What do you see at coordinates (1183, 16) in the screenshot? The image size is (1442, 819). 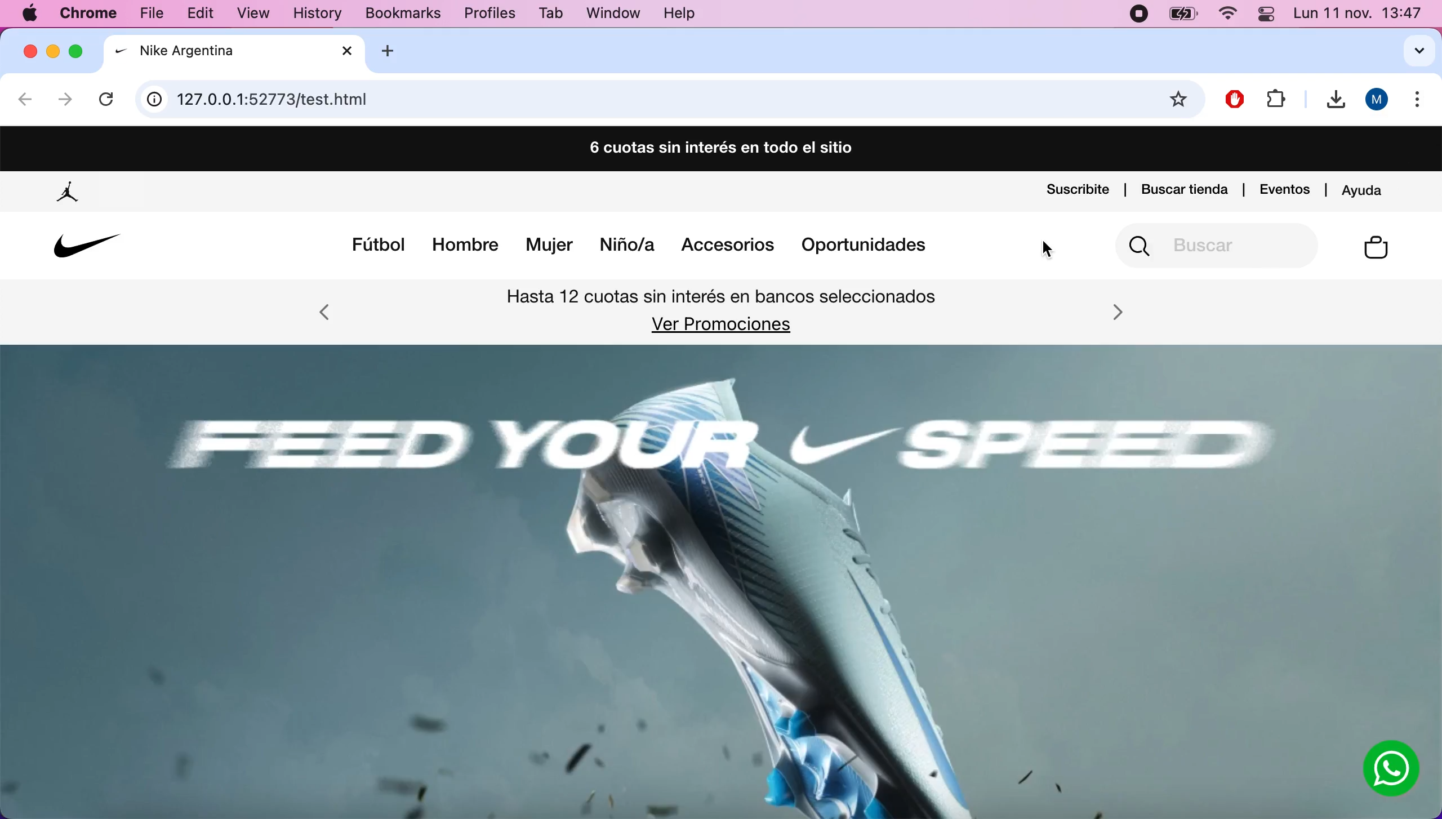 I see `battery` at bounding box center [1183, 16].